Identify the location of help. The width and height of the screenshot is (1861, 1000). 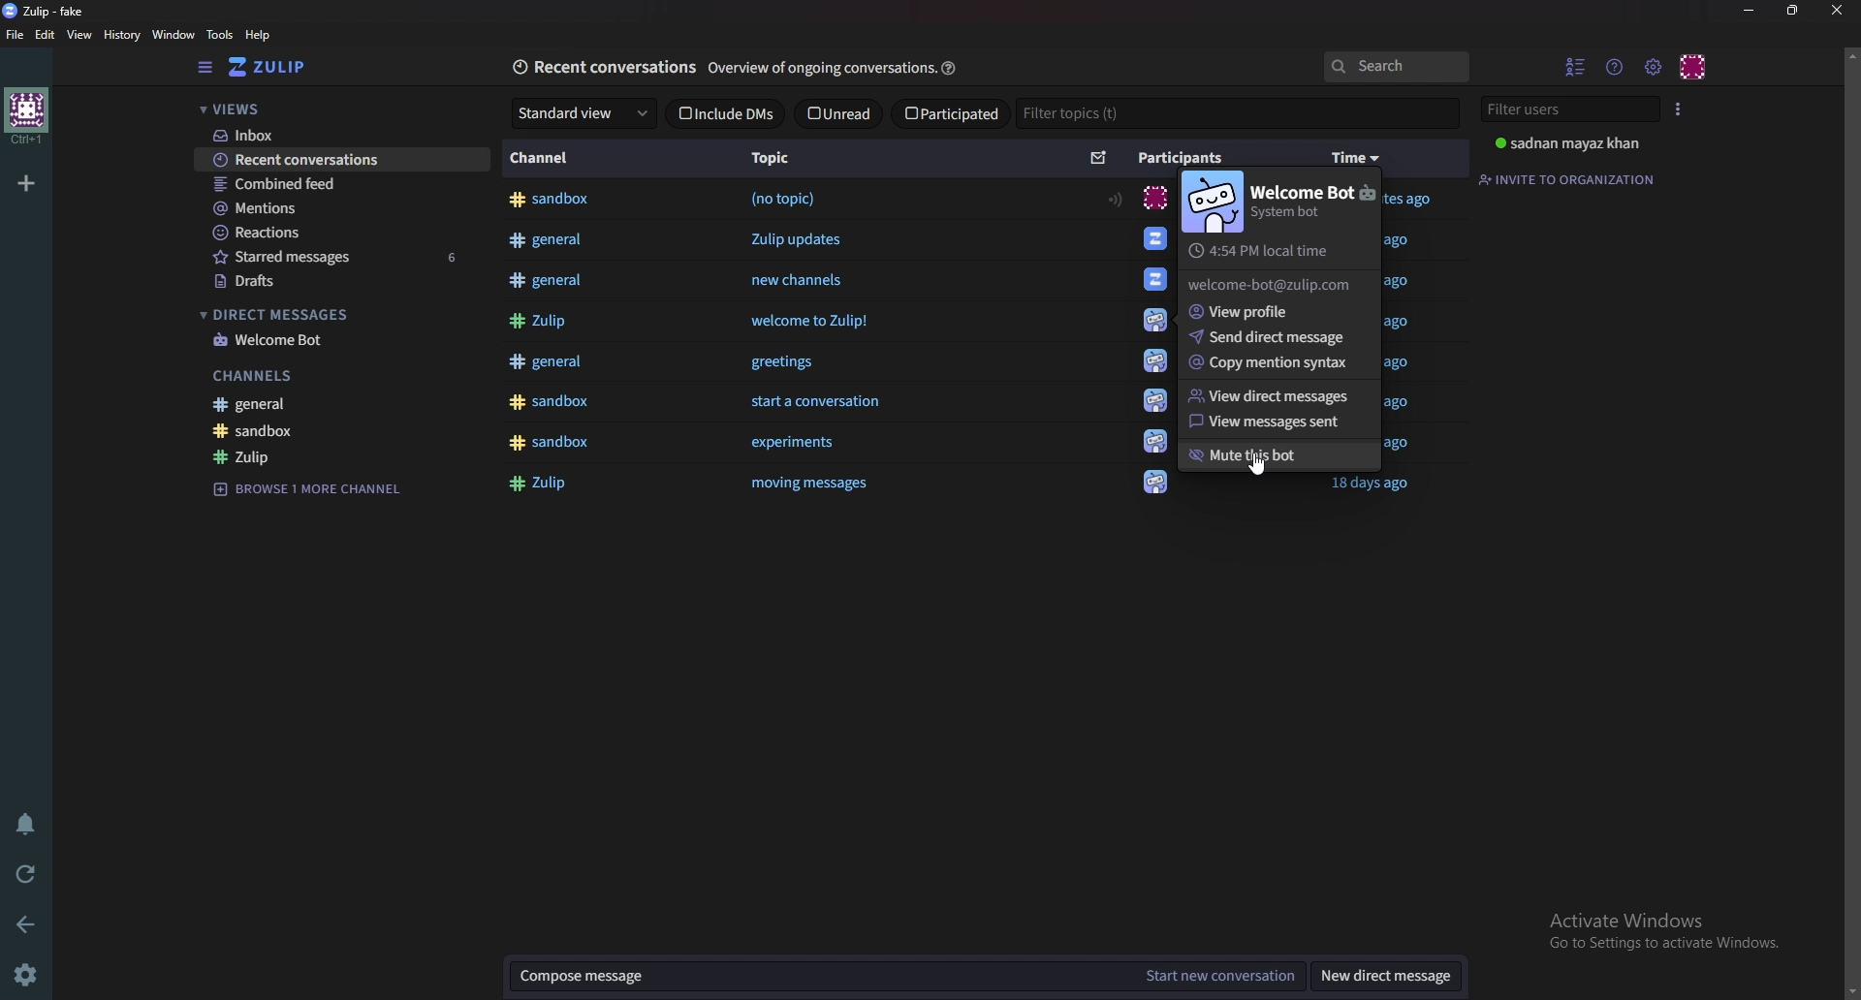
(957, 64).